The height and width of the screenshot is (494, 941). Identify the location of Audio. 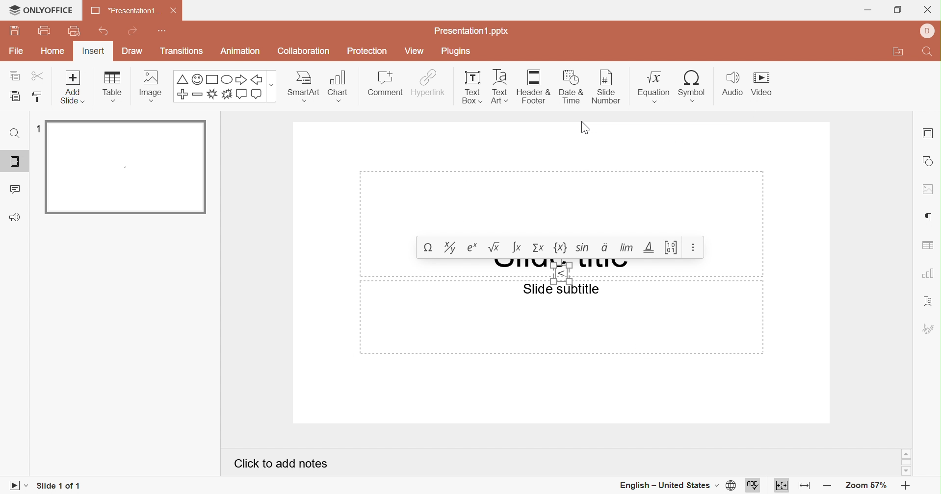
(732, 84).